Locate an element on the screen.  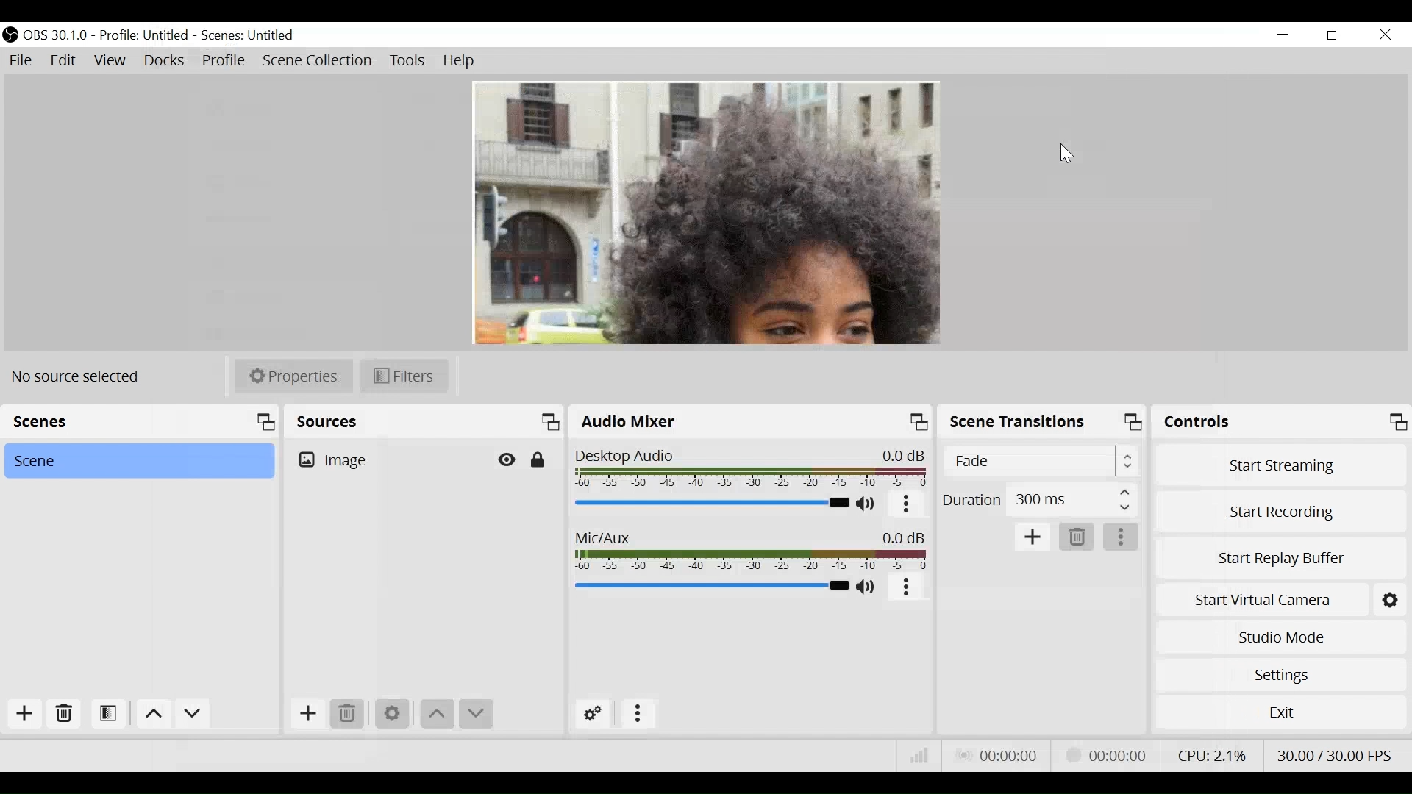
more options is located at coordinates (907, 507).